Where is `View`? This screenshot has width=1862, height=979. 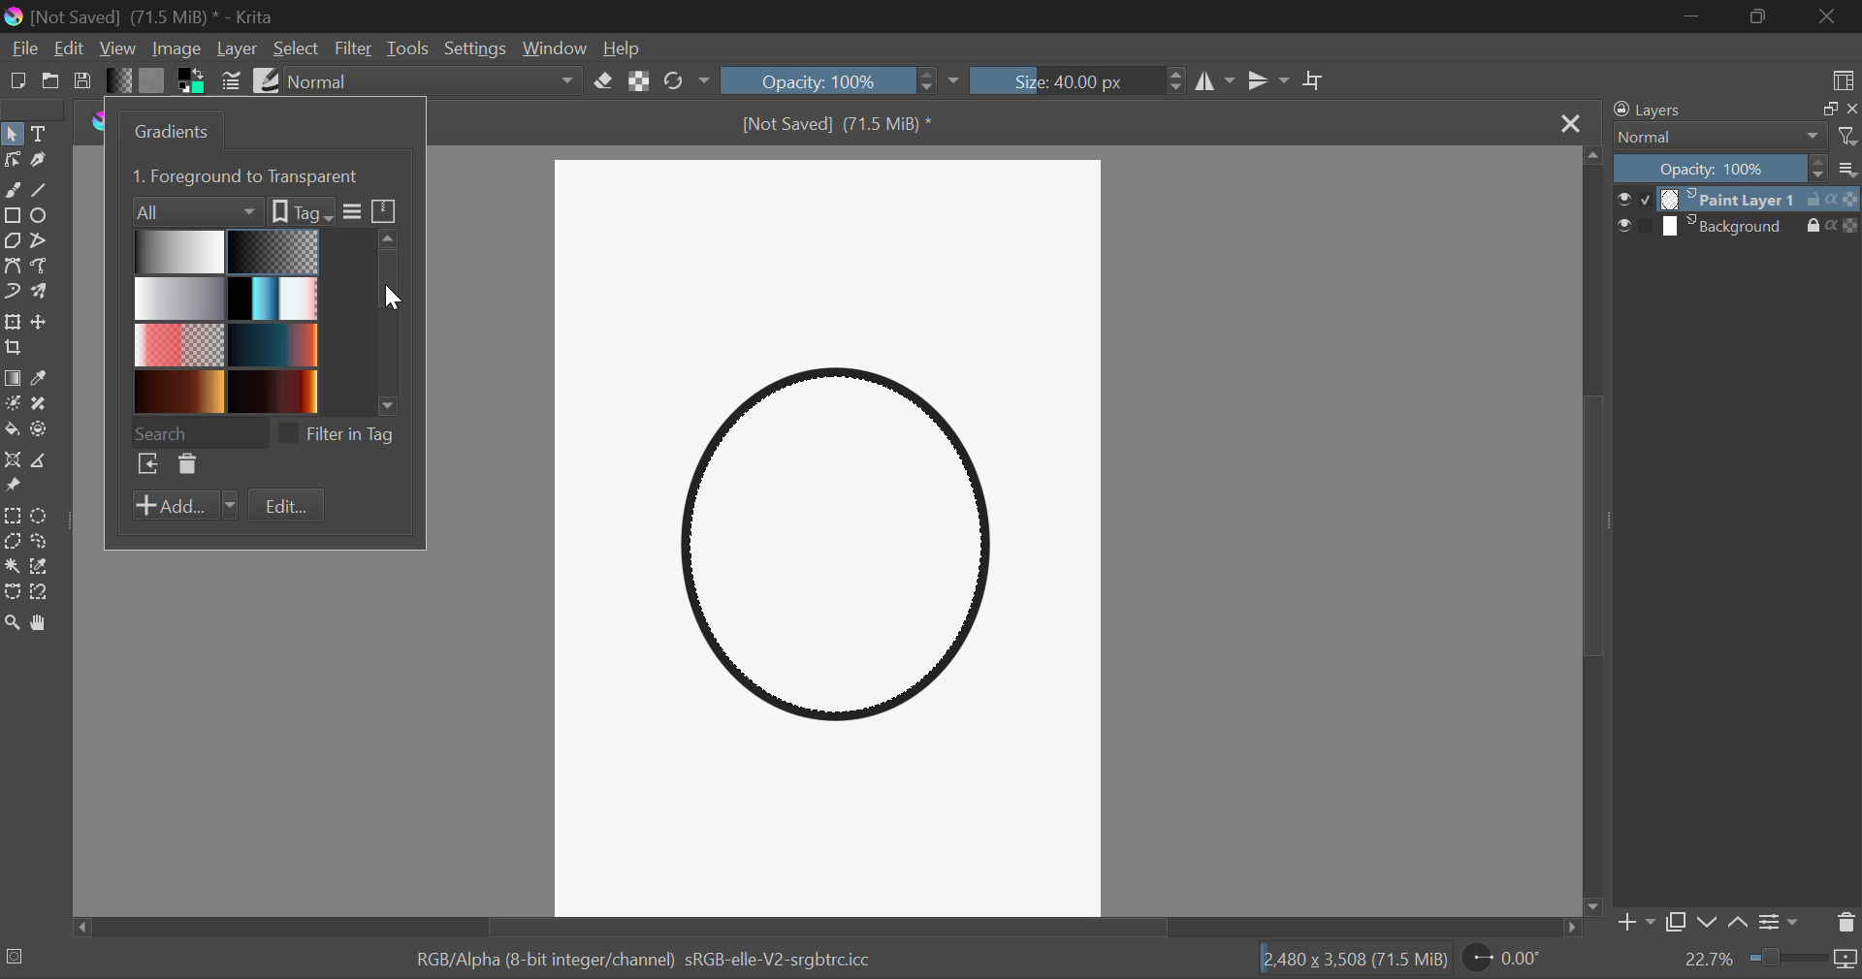
View is located at coordinates (117, 49).